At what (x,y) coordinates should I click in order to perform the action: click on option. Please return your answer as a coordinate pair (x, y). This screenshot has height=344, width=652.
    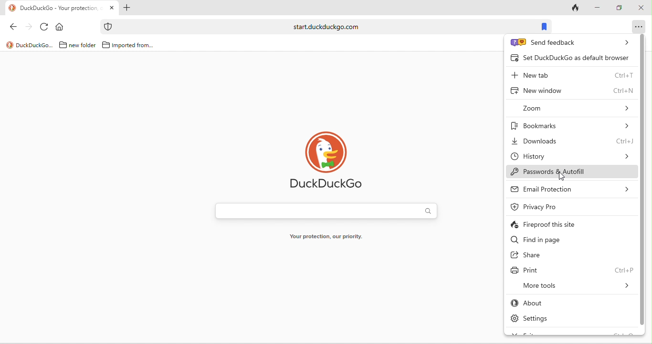
    Looking at the image, I should click on (641, 28).